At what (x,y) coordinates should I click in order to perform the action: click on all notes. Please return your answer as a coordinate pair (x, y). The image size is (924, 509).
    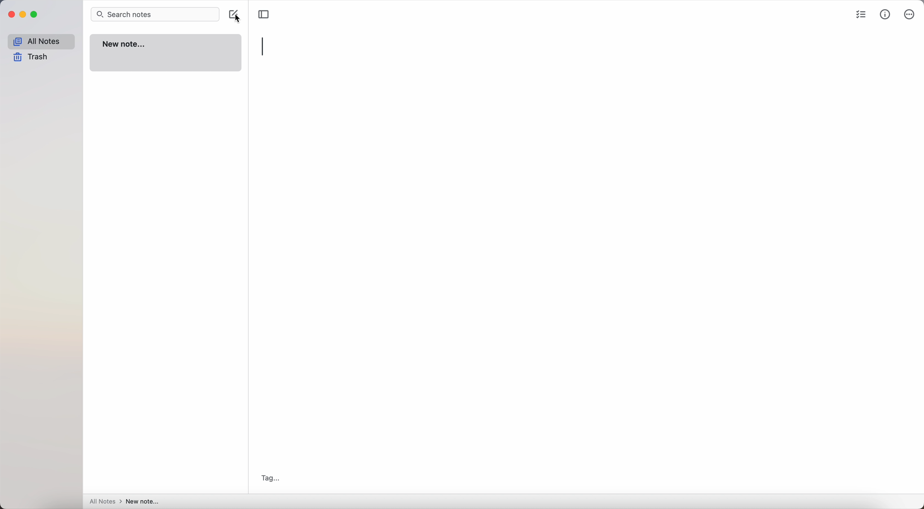
    Looking at the image, I should click on (41, 40).